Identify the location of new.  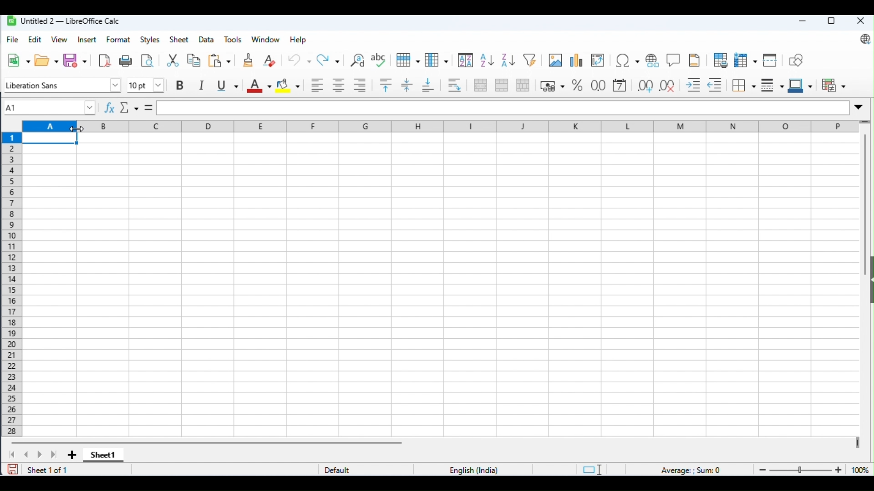
(19, 60).